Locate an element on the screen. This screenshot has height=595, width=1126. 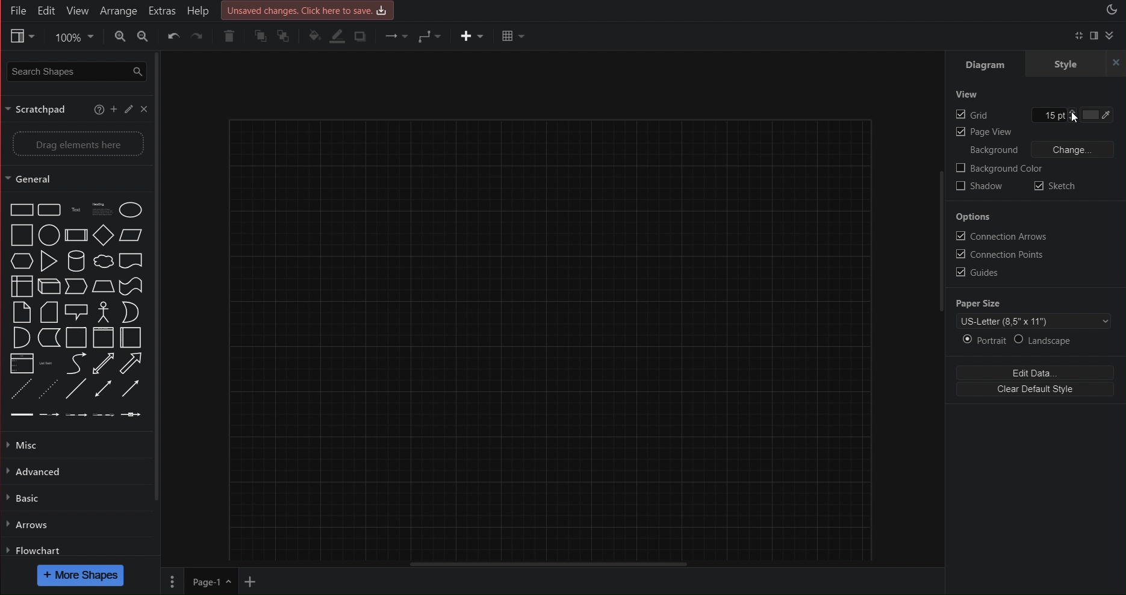
Cylinder is located at coordinates (75, 259).